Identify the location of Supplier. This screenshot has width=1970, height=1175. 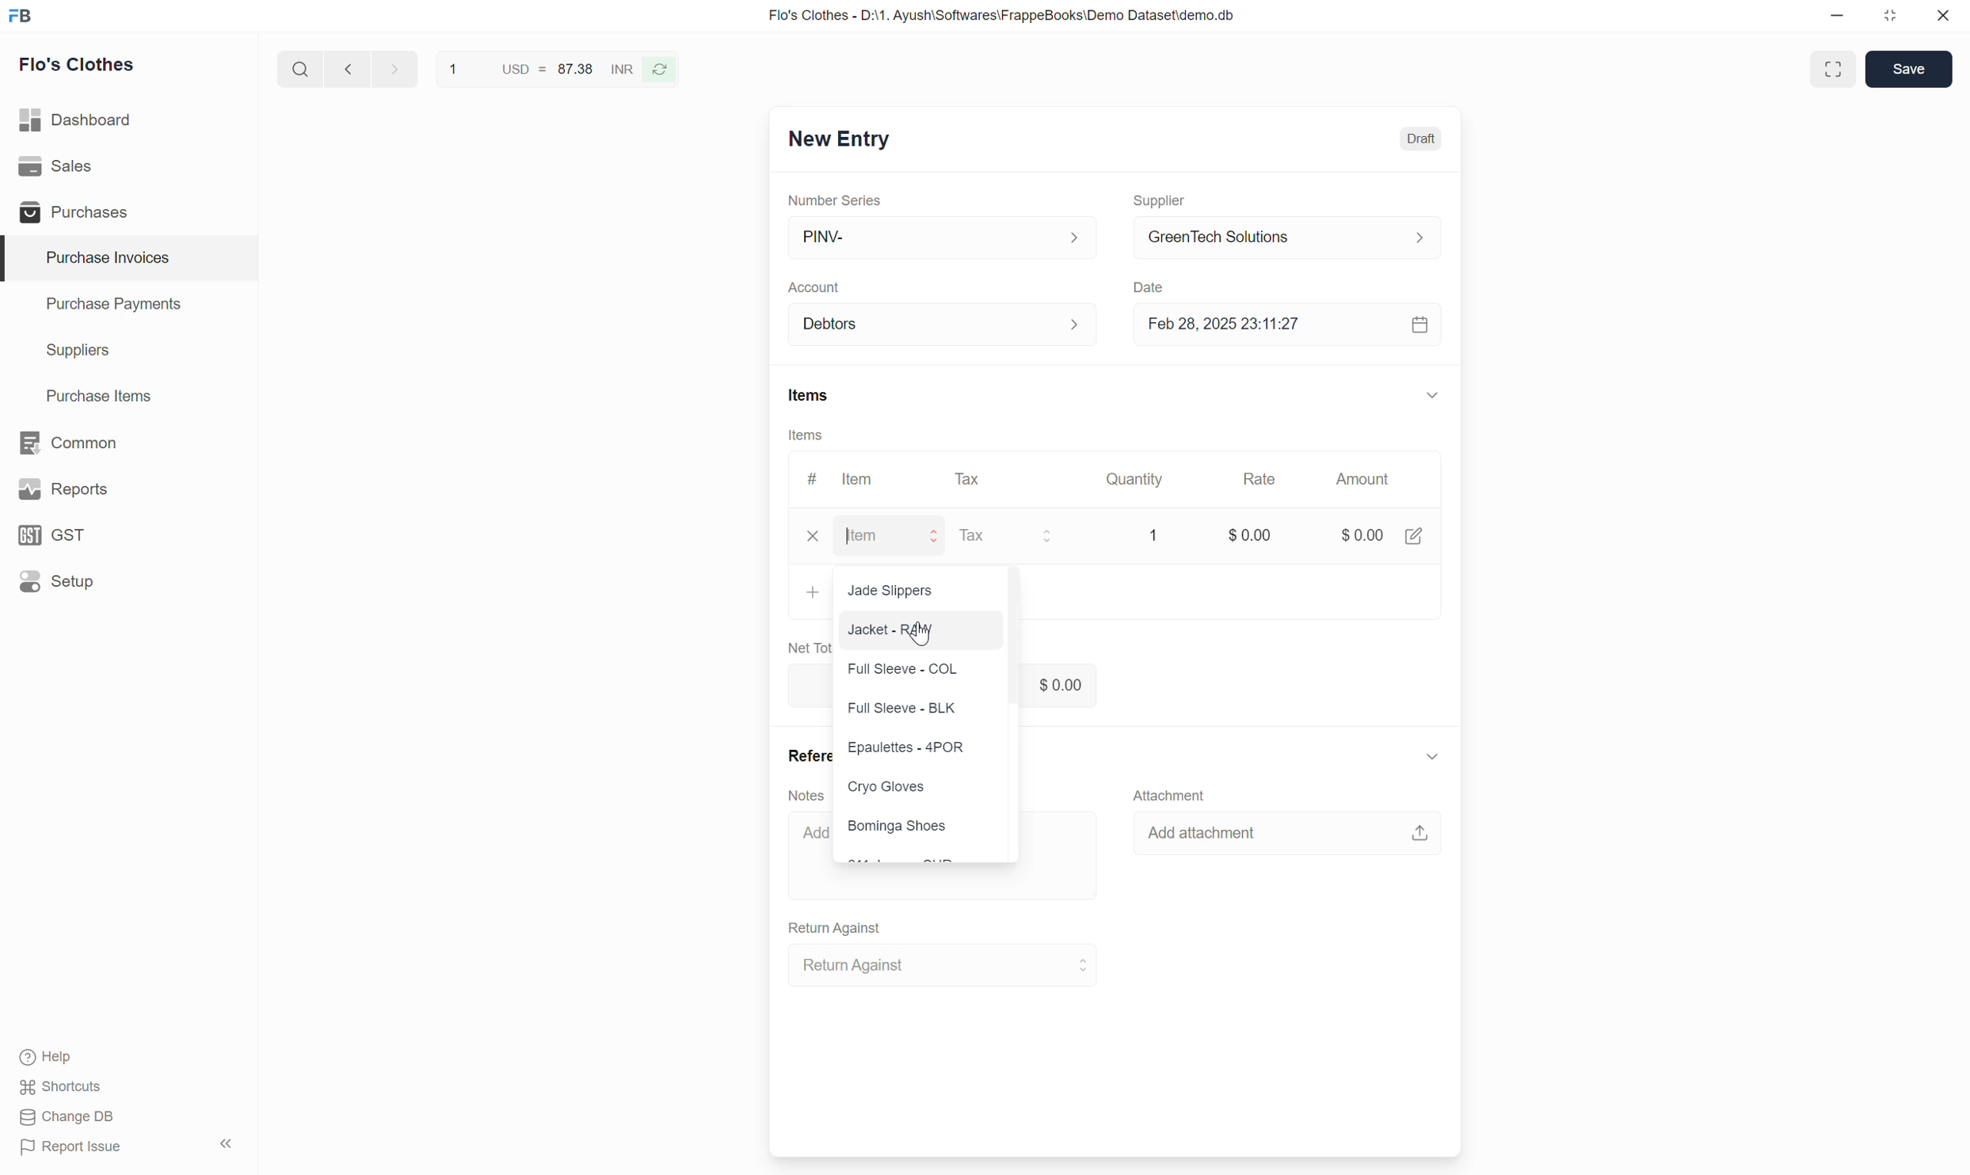
(1160, 201).